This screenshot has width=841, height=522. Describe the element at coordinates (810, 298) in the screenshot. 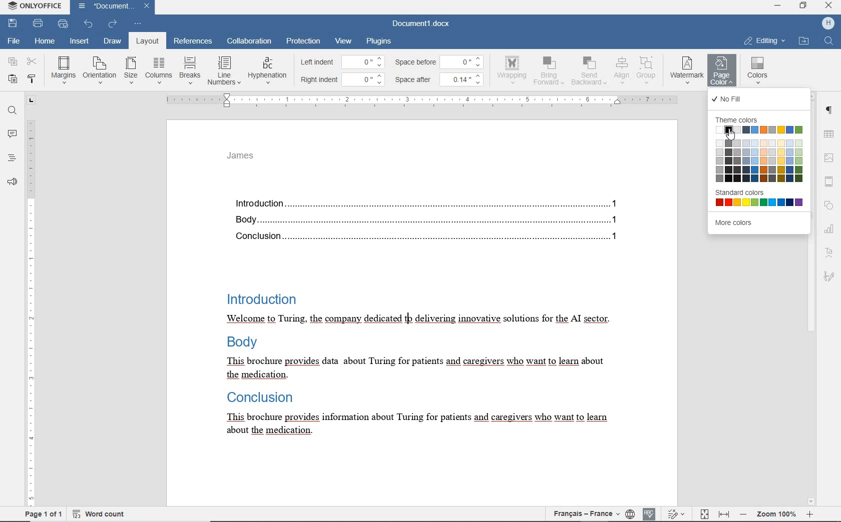

I see `scrollbar` at that location.